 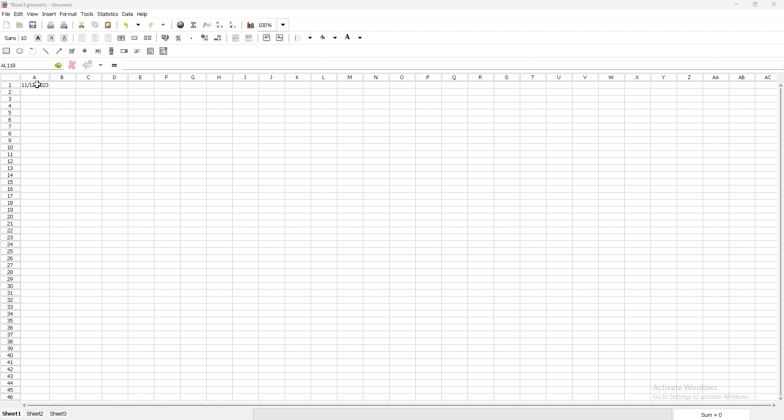 I want to click on copy, so click(x=96, y=24).